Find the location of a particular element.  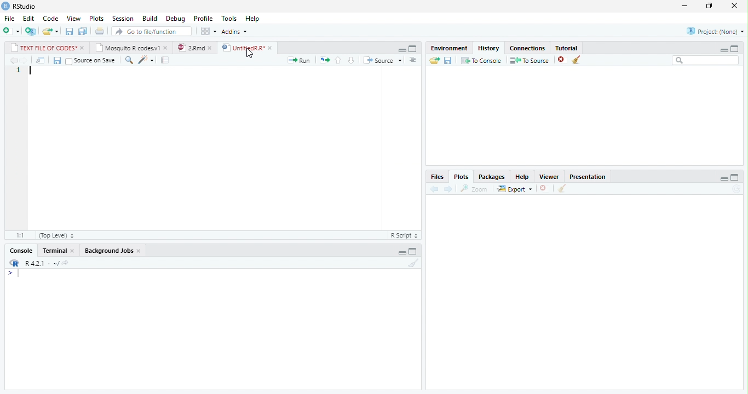

save all is located at coordinates (83, 32).